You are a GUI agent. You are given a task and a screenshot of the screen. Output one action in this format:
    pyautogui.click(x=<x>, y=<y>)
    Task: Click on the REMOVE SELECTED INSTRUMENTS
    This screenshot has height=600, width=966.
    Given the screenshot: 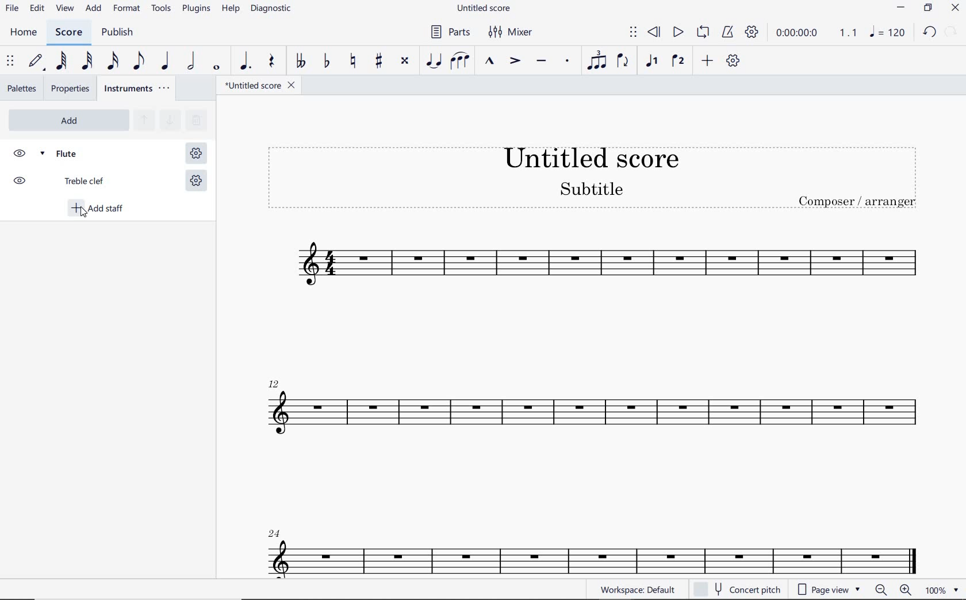 What is the action you would take?
    pyautogui.click(x=195, y=119)
    